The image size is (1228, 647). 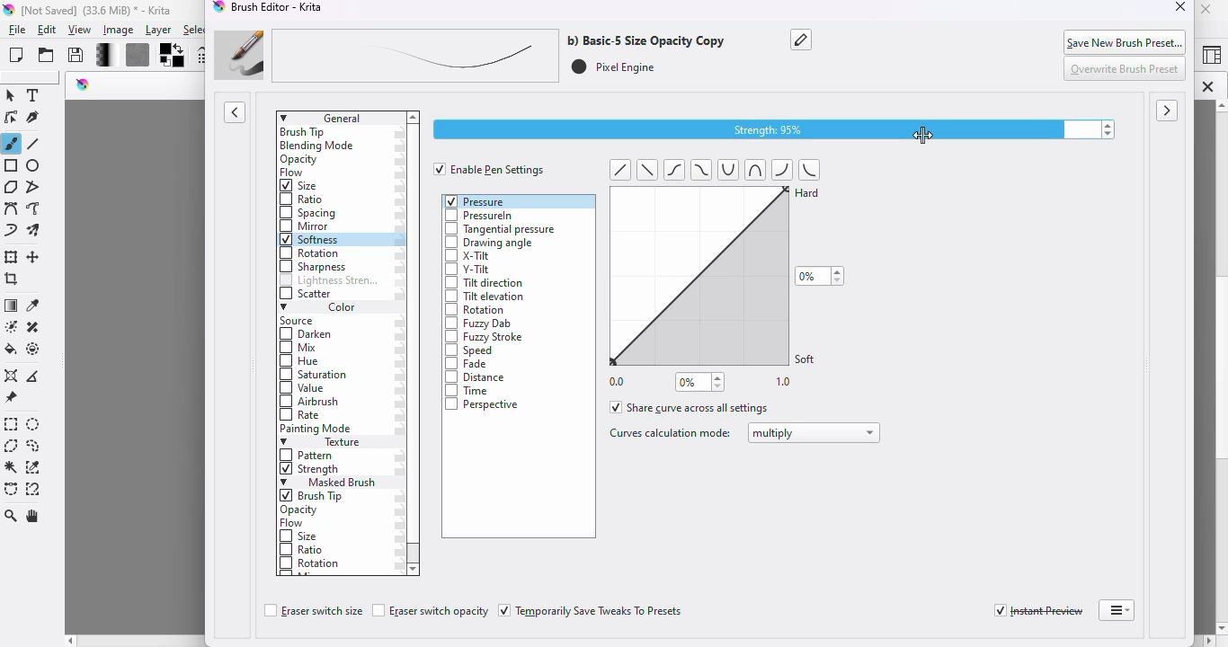 I want to click on curve, so click(x=729, y=171).